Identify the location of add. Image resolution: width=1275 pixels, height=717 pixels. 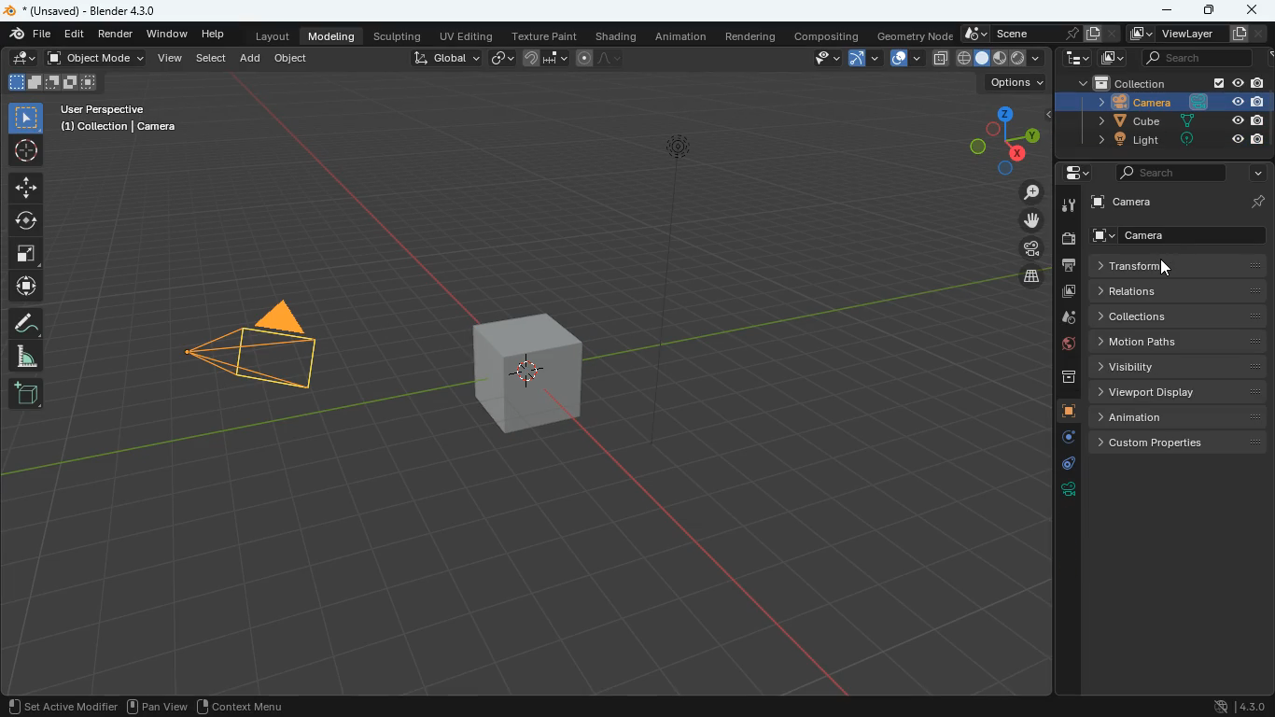
(249, 60).